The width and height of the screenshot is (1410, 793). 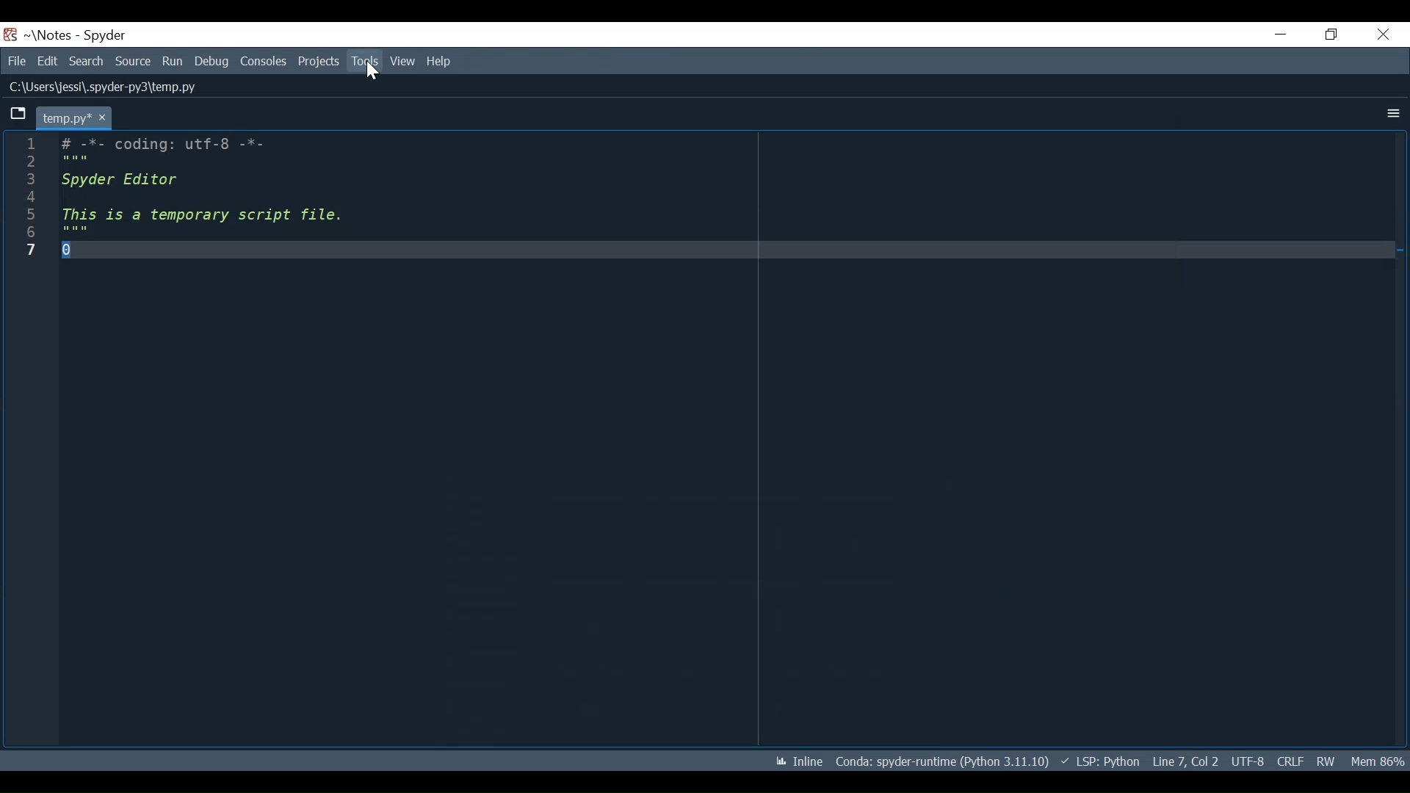 I want to click on Source, so click(x=133, y=62).